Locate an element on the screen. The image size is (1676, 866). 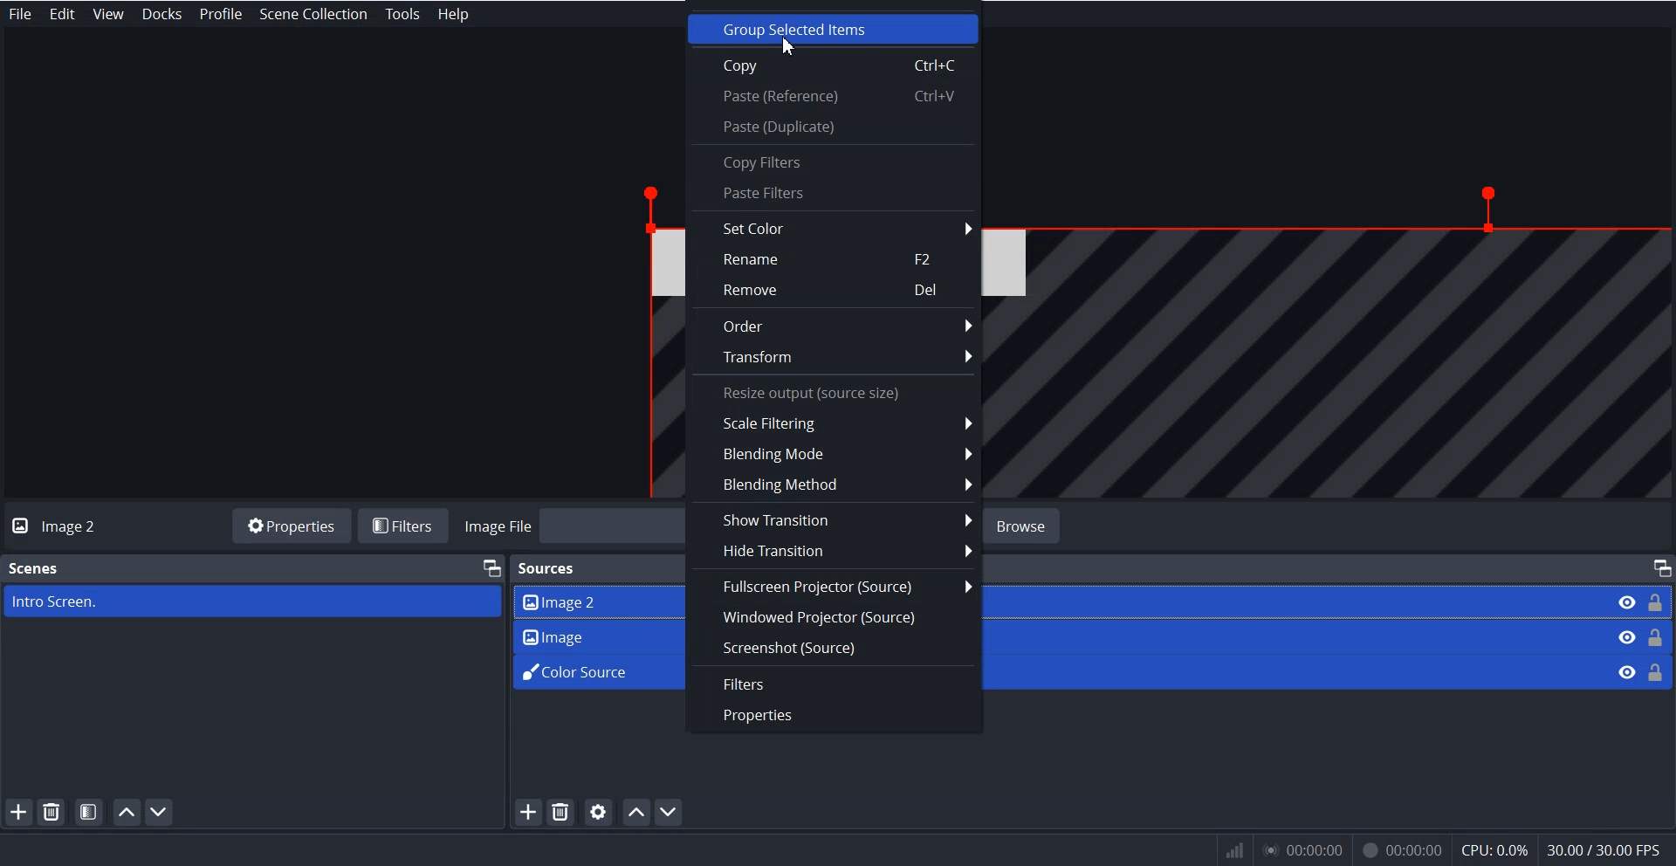
Image File Browse is located at coordinates (569, 526).